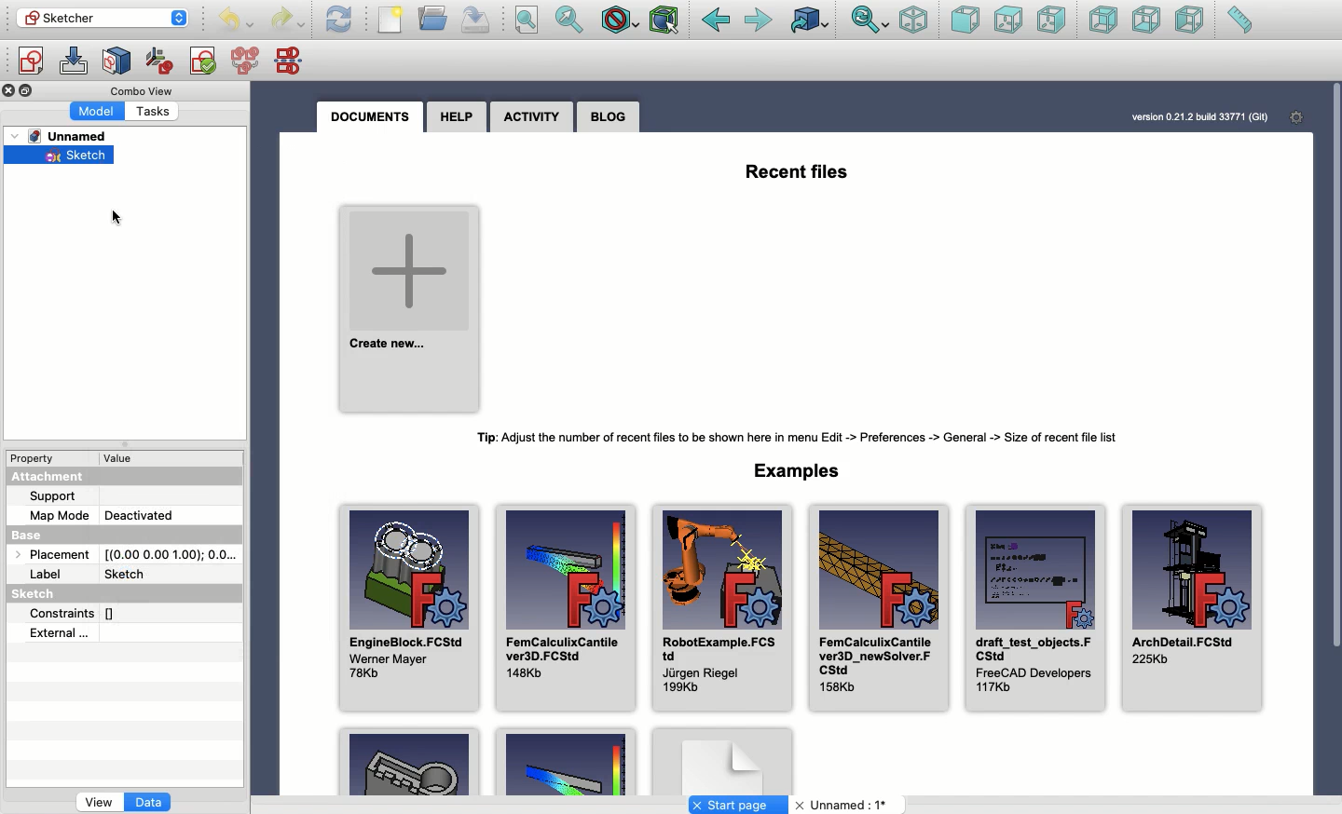  Describe the element at coordinates (339, 20) in the screenshot. I see `Refresh` at that location.